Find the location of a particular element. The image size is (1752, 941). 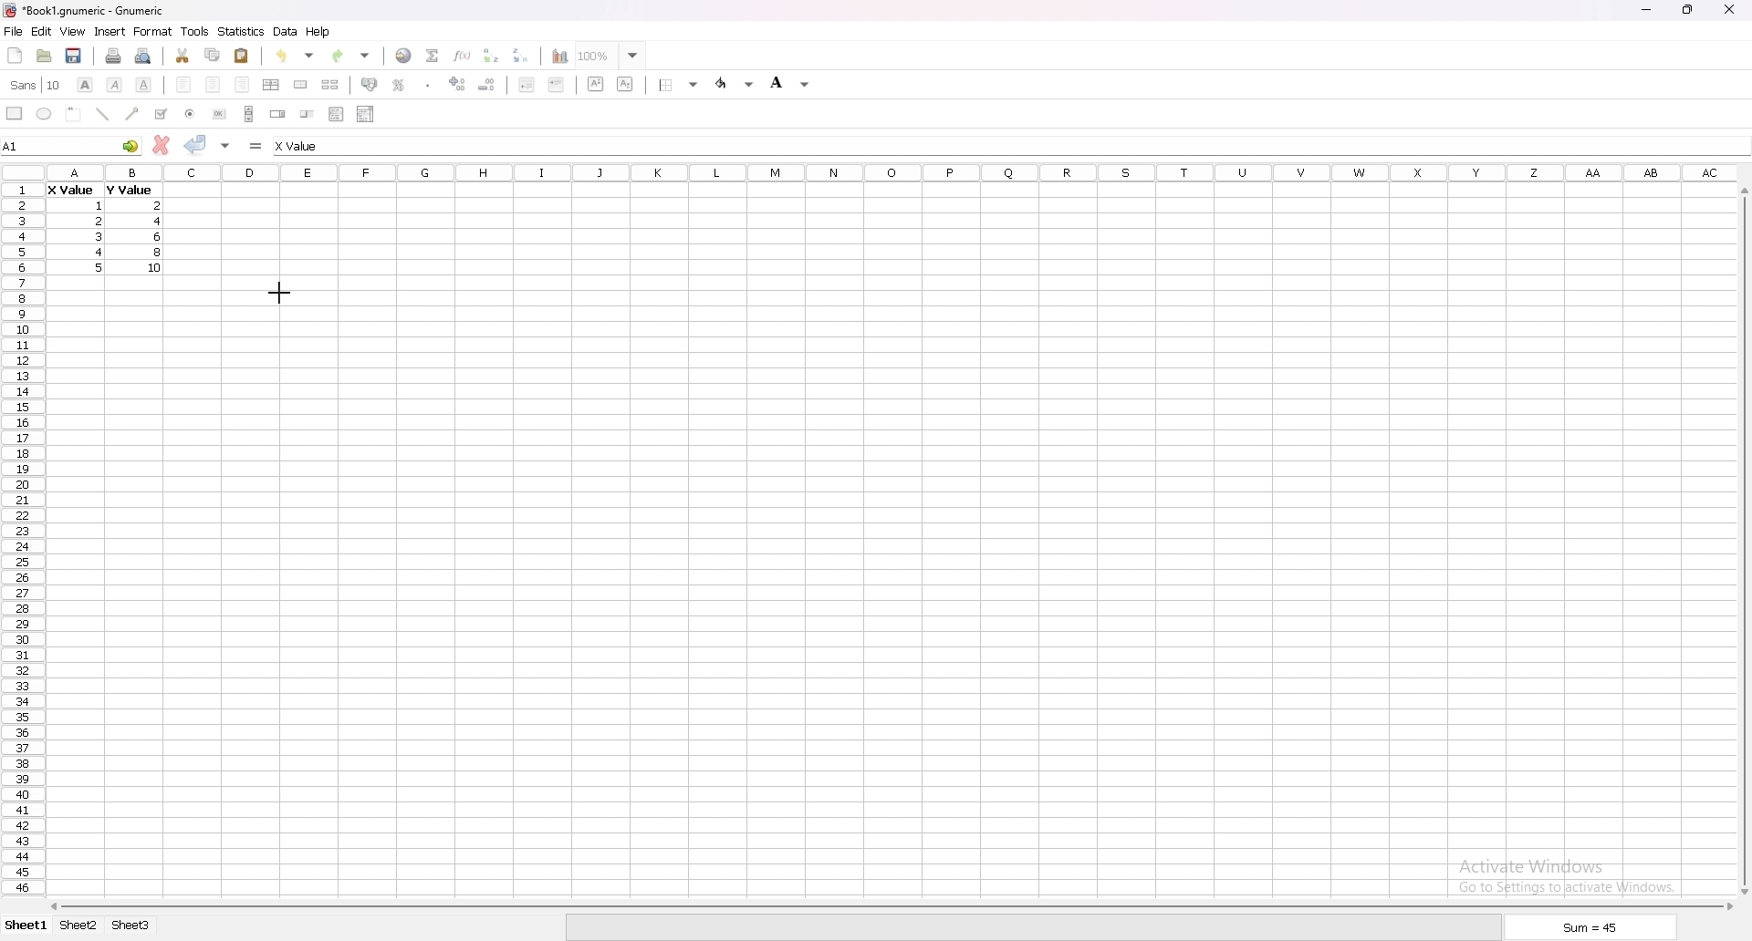

right align is located at coordinates (242, 85).